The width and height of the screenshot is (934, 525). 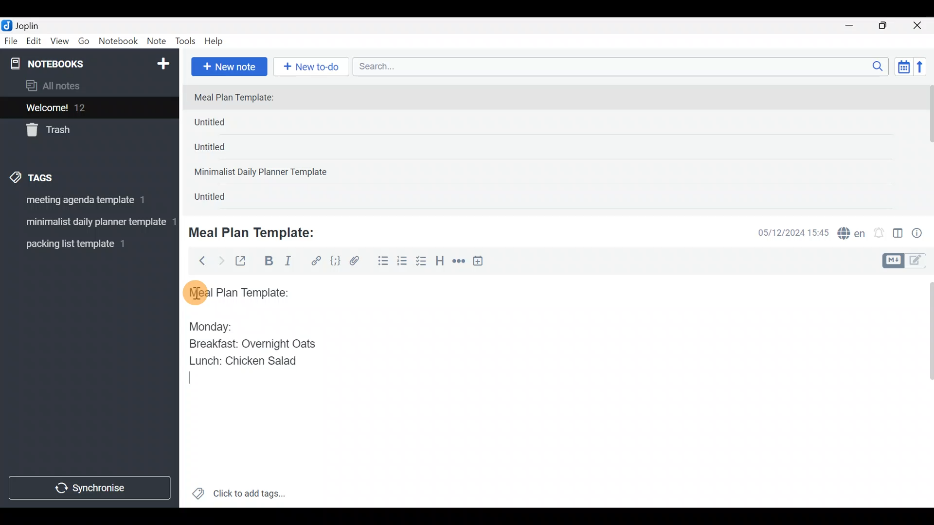 I want to click on Monday:, so click(x=204, y=325).